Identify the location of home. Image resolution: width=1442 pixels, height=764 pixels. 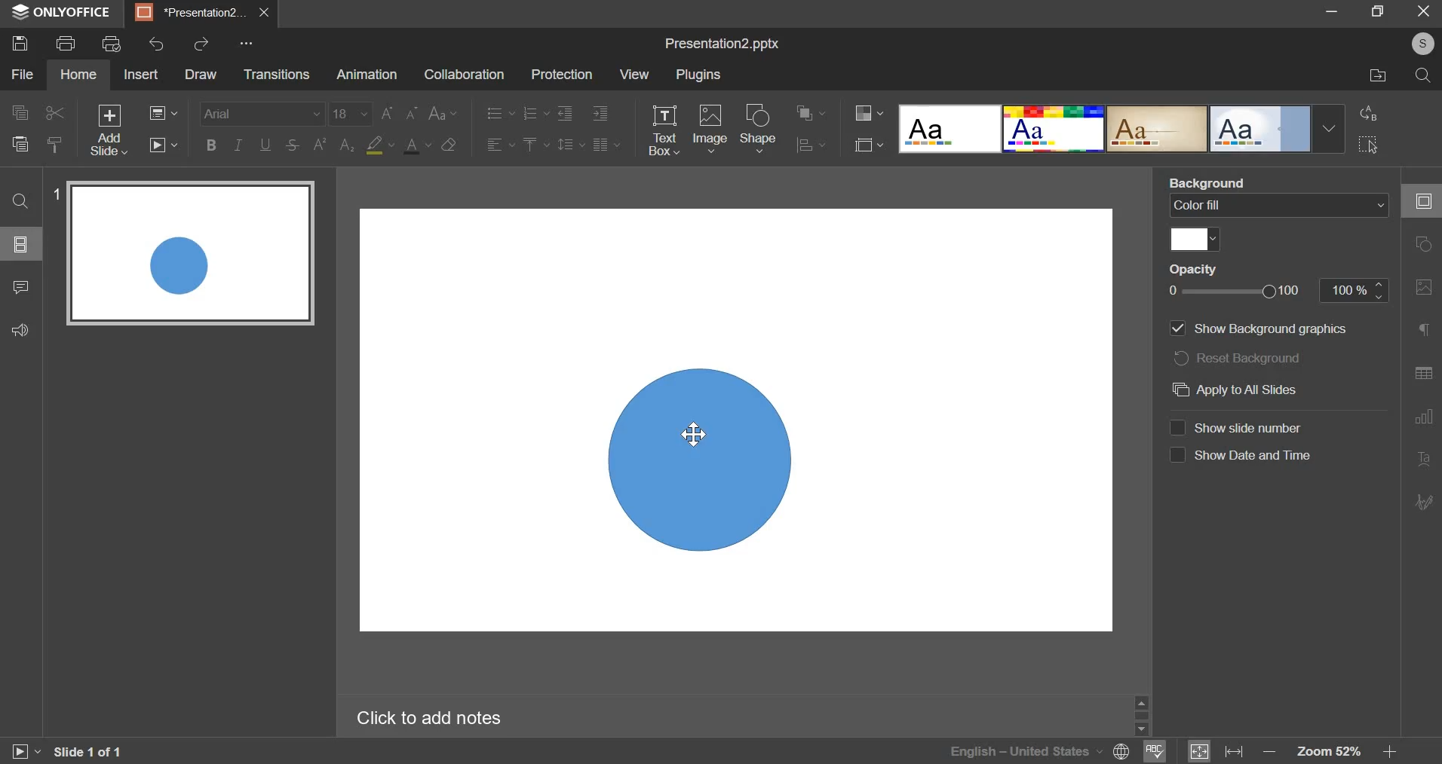
(78, 74).